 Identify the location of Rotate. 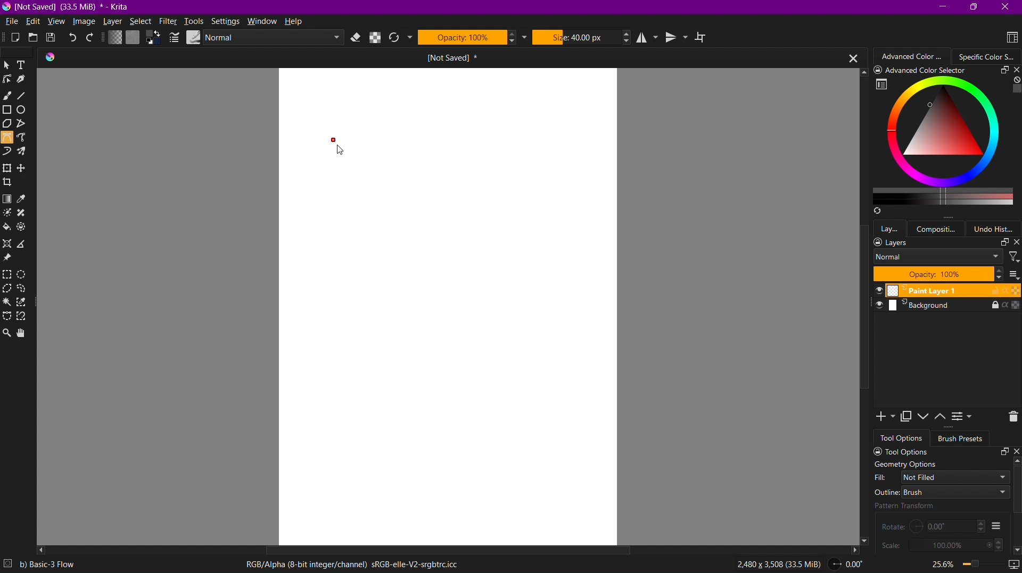
(933, 526).